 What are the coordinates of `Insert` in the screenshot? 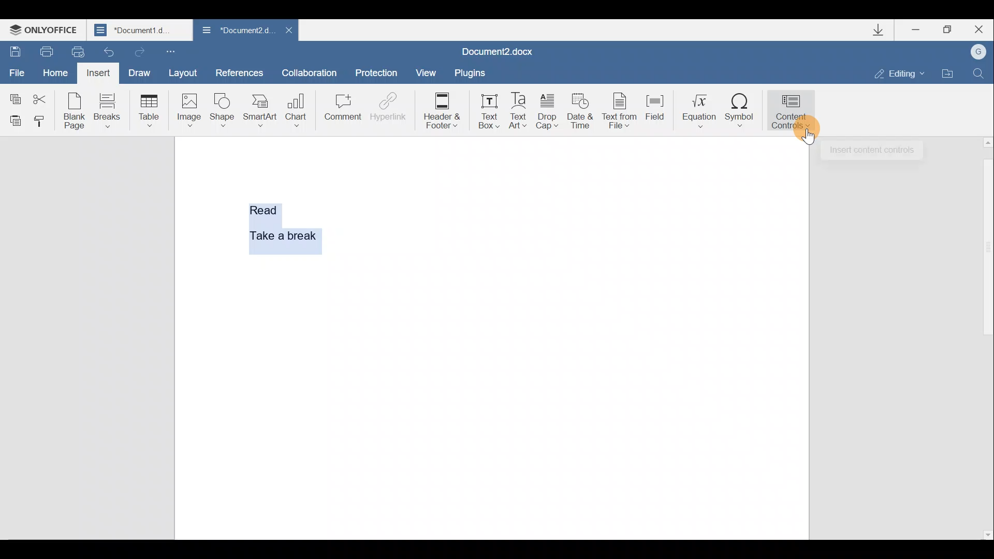 It's located at (97, 72).